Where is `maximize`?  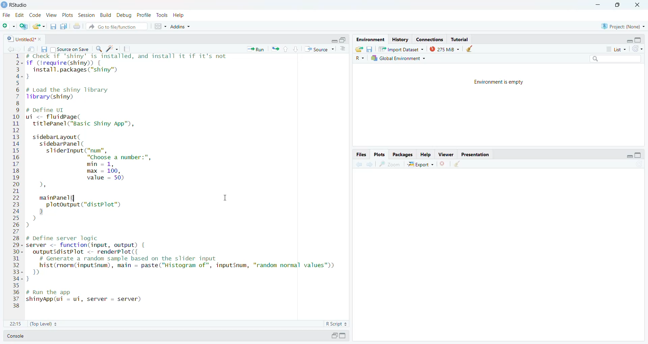
maximize is located at coordinates (639, 155).